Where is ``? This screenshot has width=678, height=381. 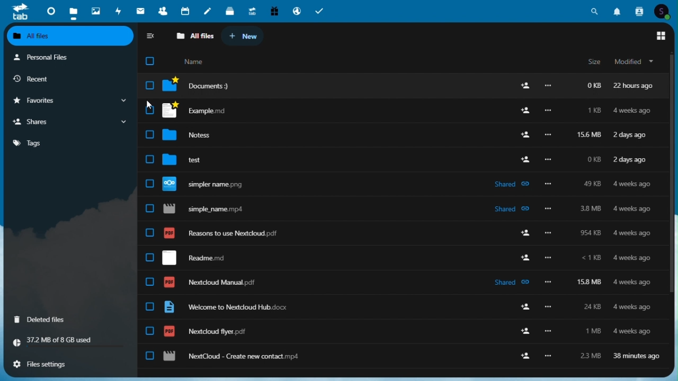
 is located at coordinates (549, 87).